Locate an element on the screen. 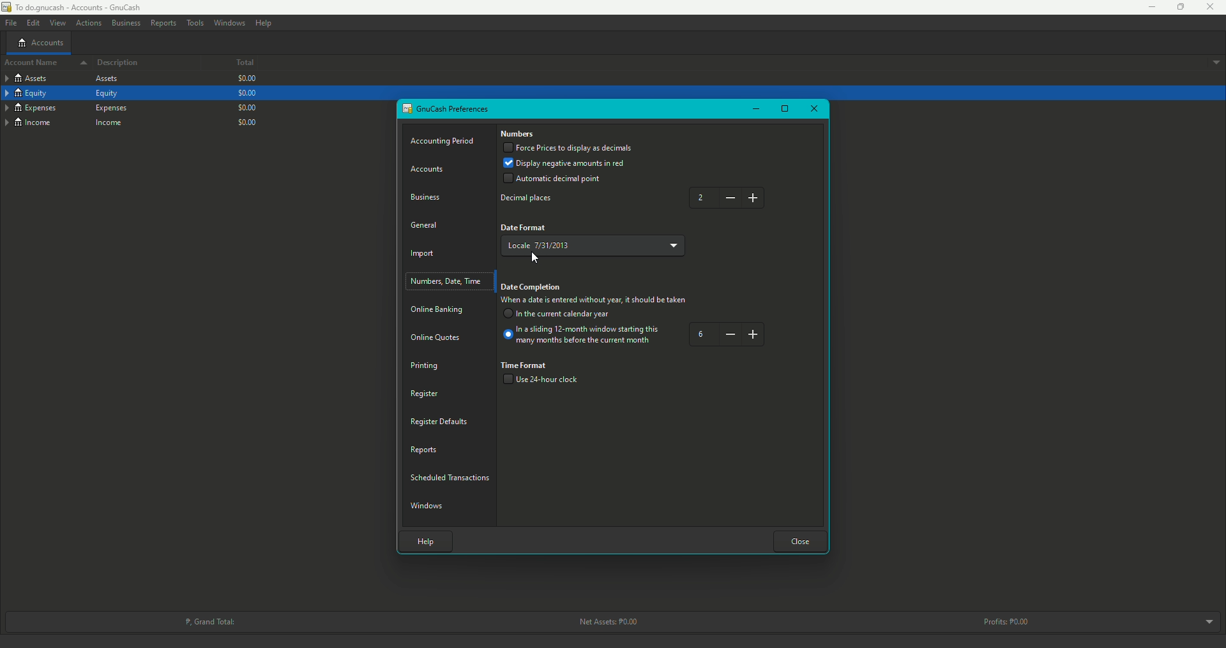 The height and width of the screenshot is (648, 1226). Locale is located at coordinates (596, 243).